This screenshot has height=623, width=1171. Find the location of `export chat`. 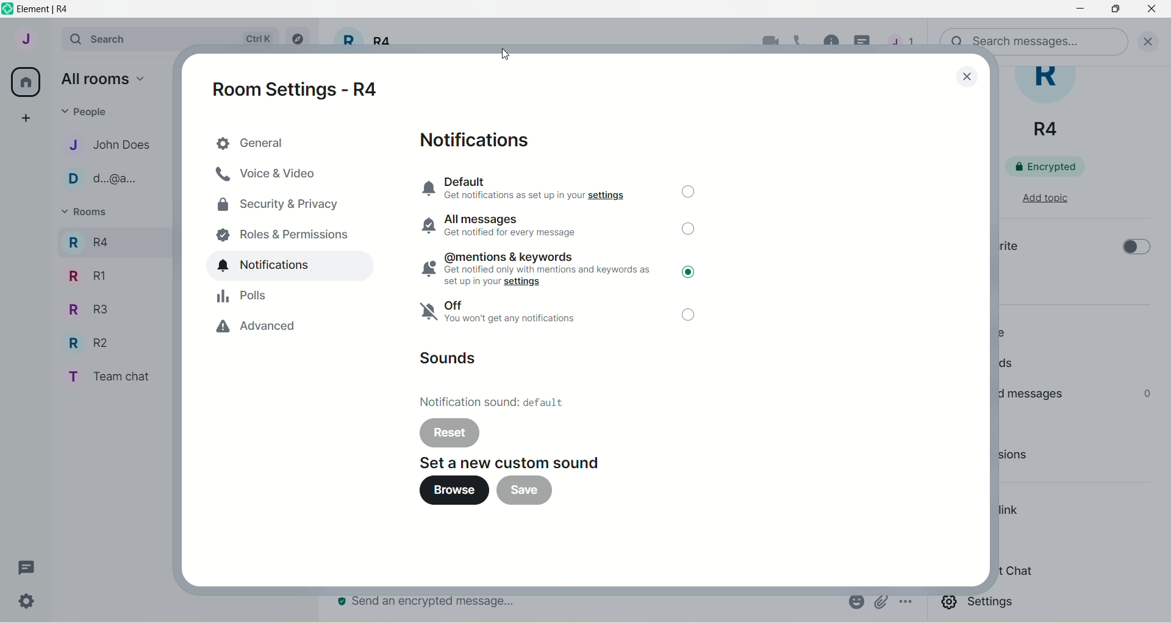

export chat is located at coordinates (1015, 571).